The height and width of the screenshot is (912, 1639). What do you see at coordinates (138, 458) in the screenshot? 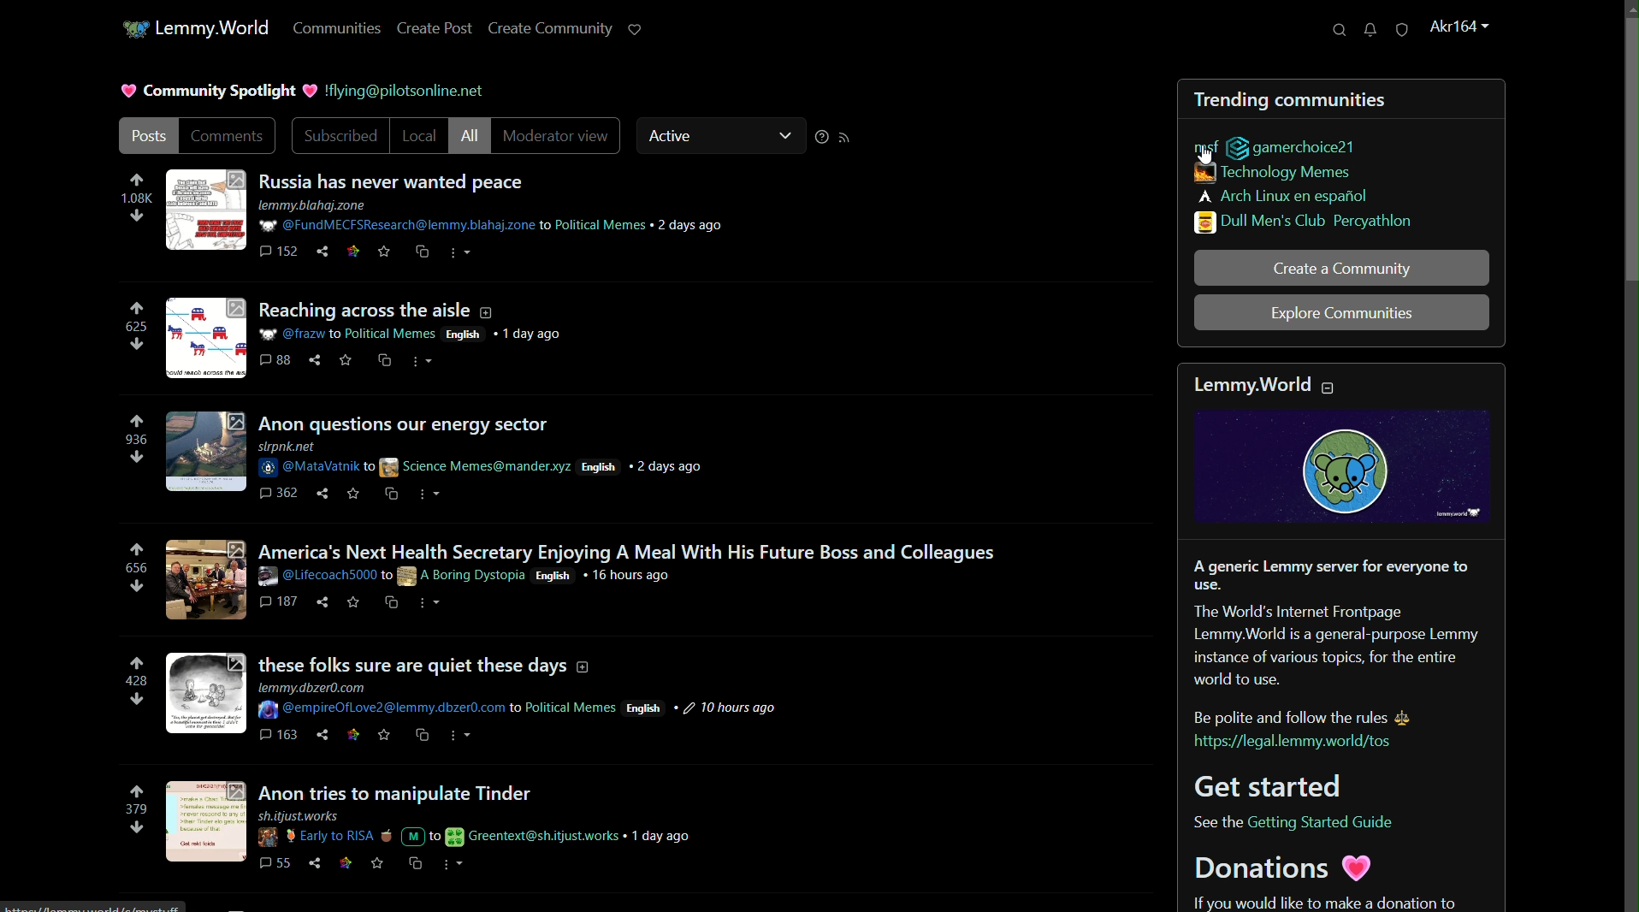
I see `downvote` at bounding box center [138, 458].